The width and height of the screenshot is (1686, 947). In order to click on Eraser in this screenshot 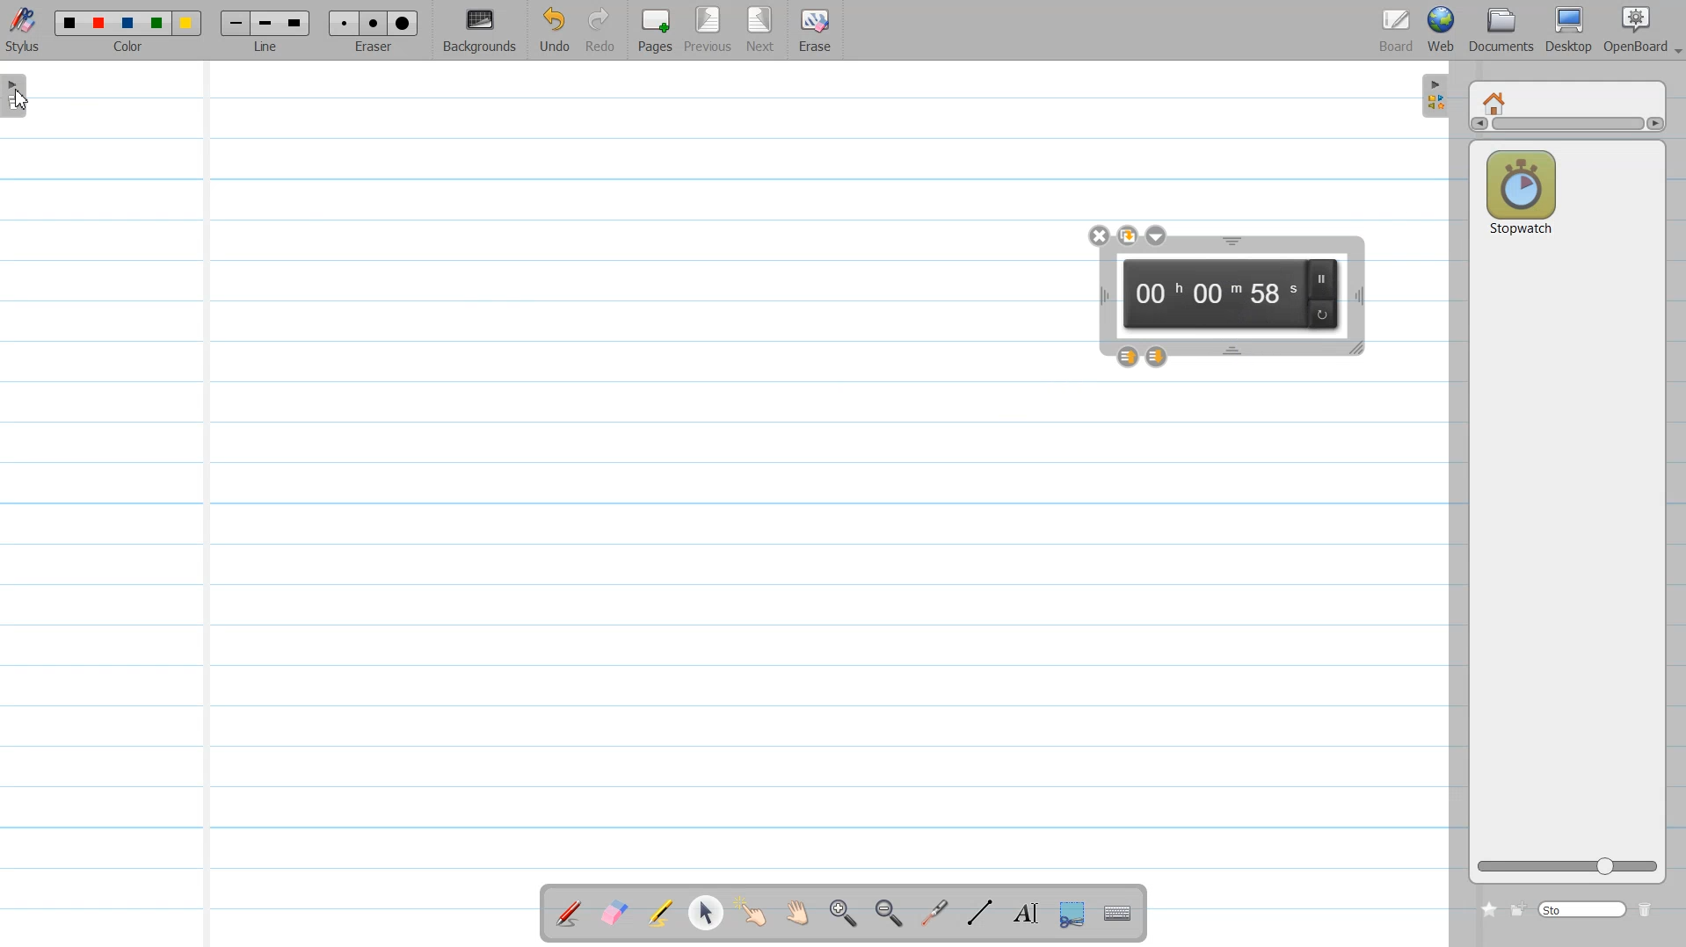, I will do `click(374, 31)`.